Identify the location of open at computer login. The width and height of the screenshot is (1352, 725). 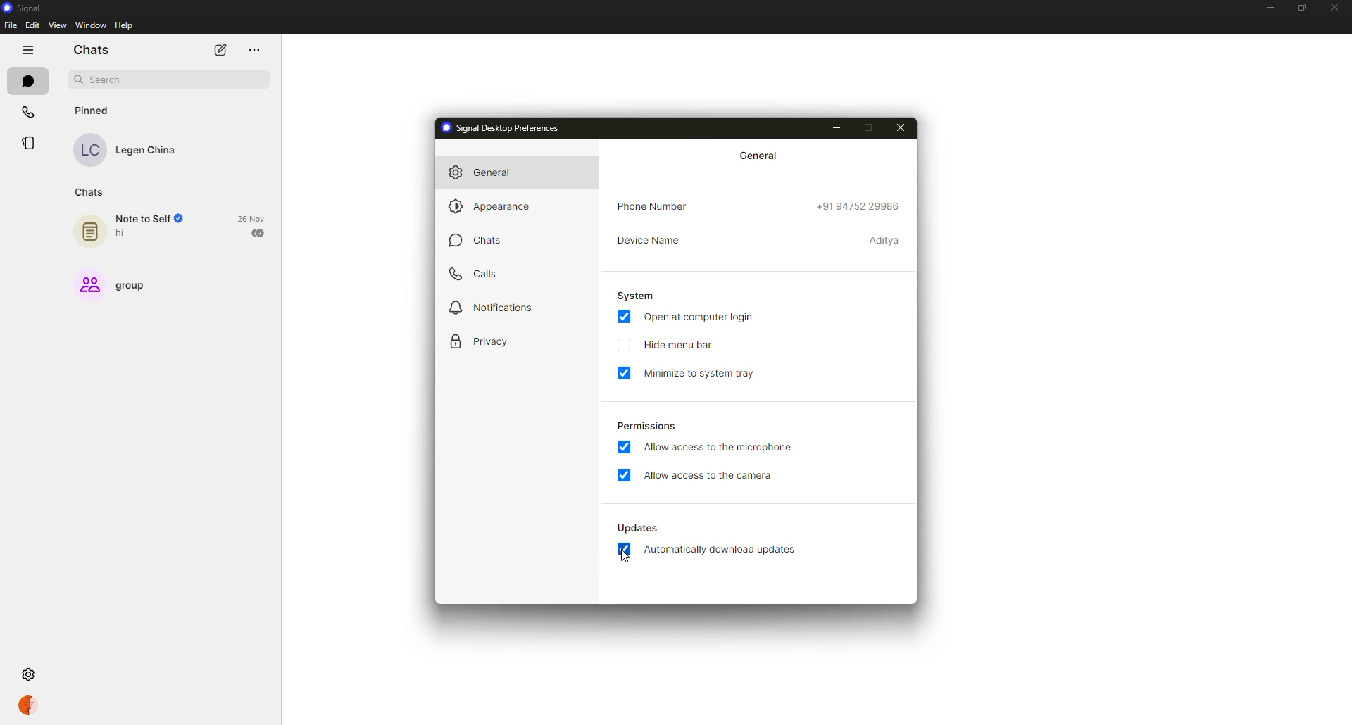
(700, 317).